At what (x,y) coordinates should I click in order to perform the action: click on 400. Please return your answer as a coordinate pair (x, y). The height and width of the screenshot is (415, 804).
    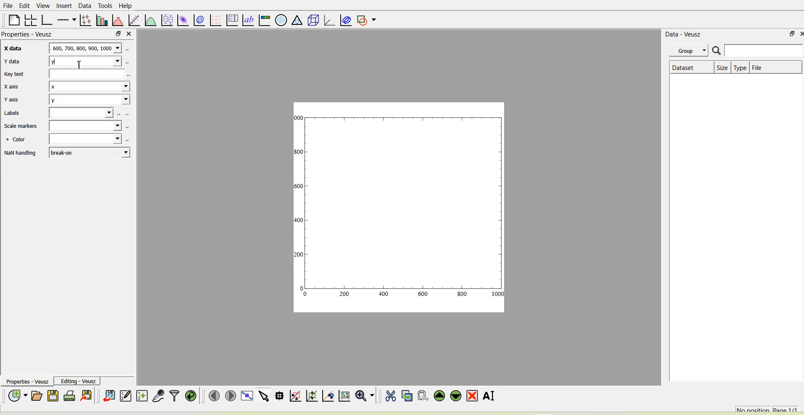
    Looking at the image, I should click on (383, 295).